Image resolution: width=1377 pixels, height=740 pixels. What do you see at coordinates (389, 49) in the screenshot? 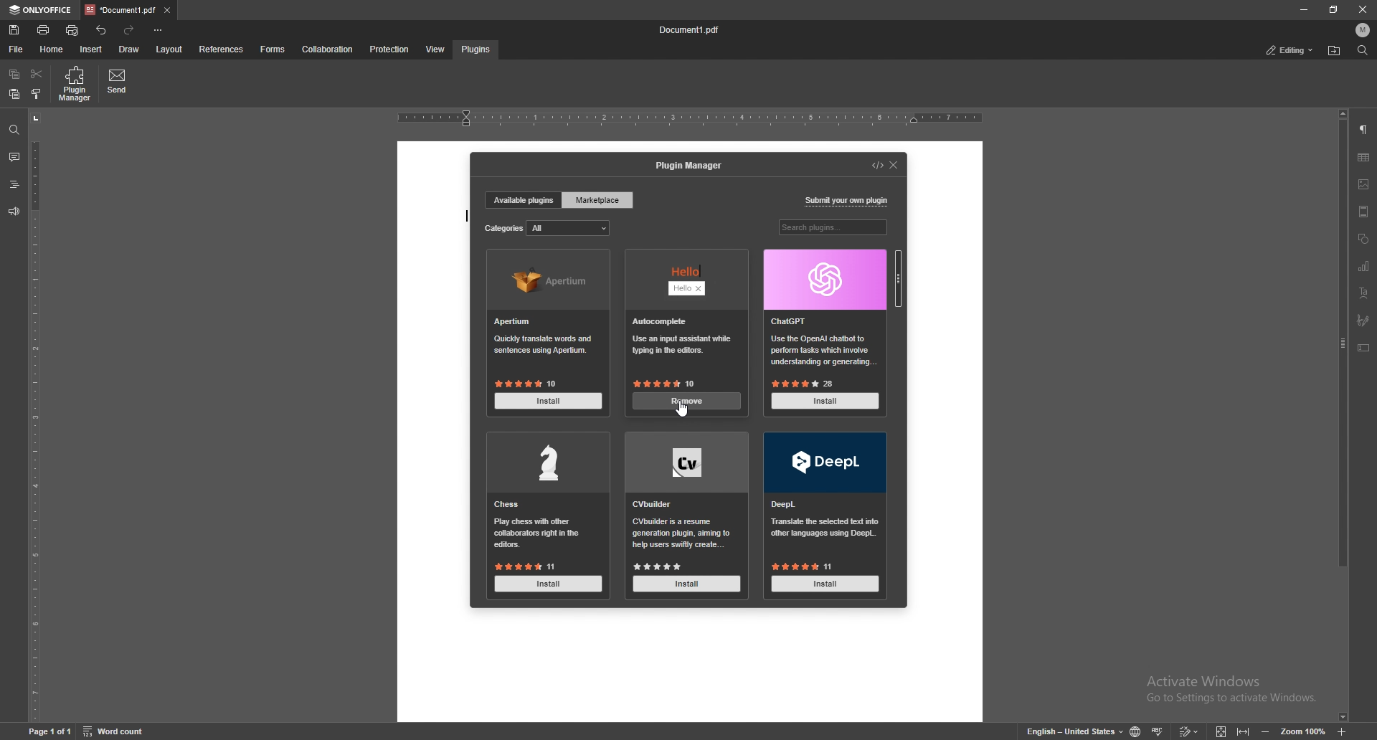
I see `protection` at bounding box center [389, 49].